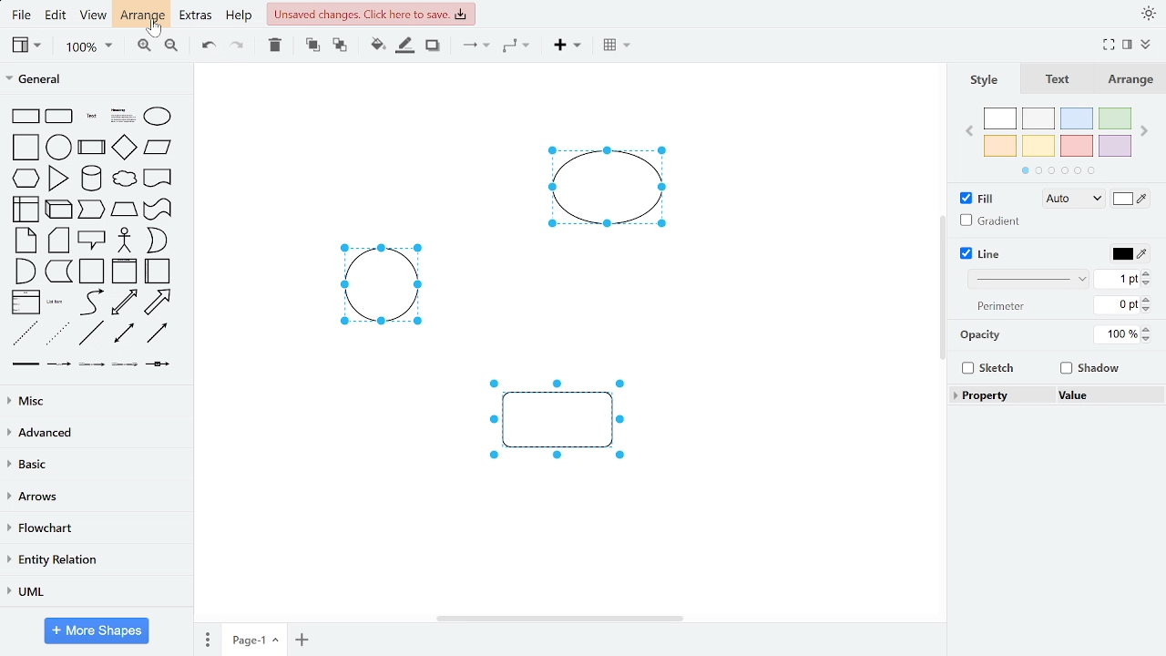 The height and width of the screenshot is (656, 1166). Describe the element at coordinates (1113, 119) in the screenshot. I see `green` at that location.